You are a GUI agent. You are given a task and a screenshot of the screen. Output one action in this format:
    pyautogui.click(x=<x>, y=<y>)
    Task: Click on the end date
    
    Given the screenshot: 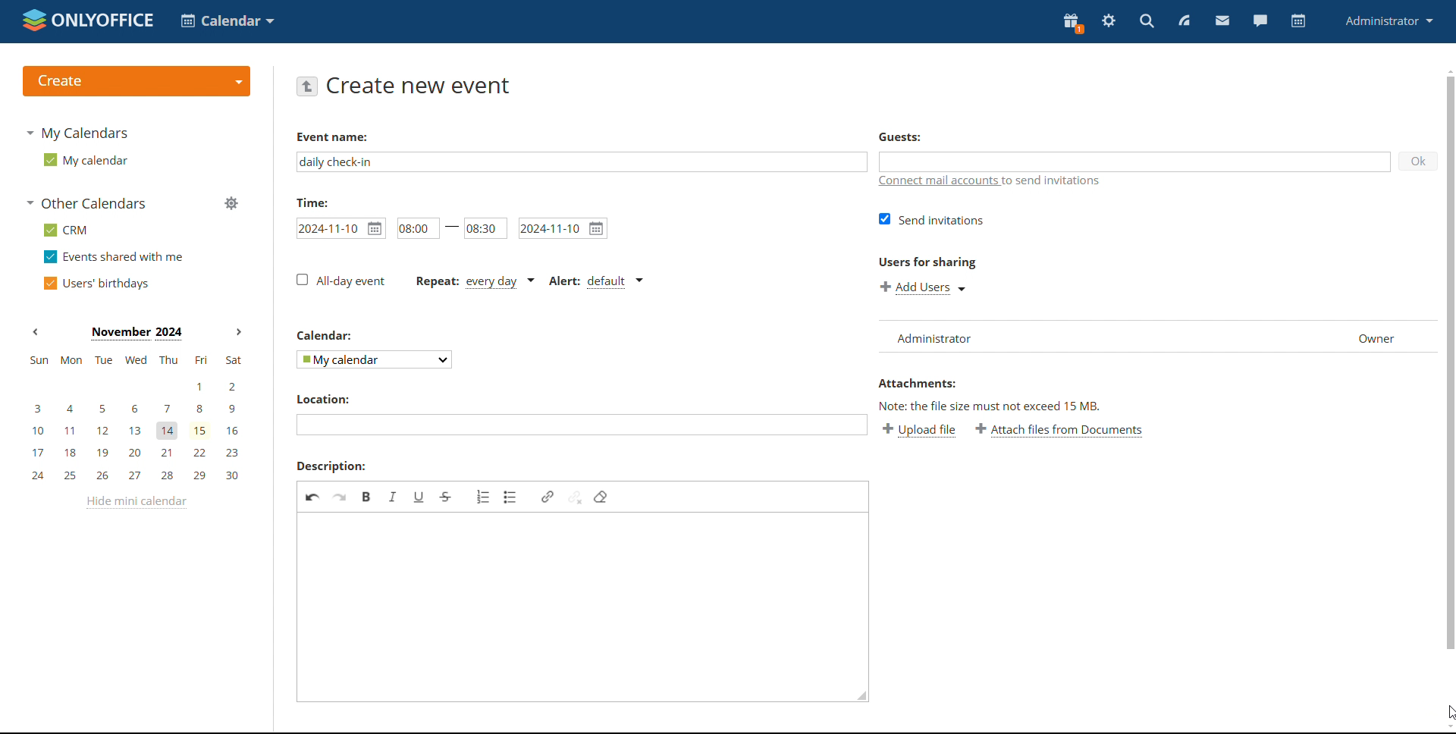 What is the action you would take?
    pyautogui.click(x=562, y=228)
    